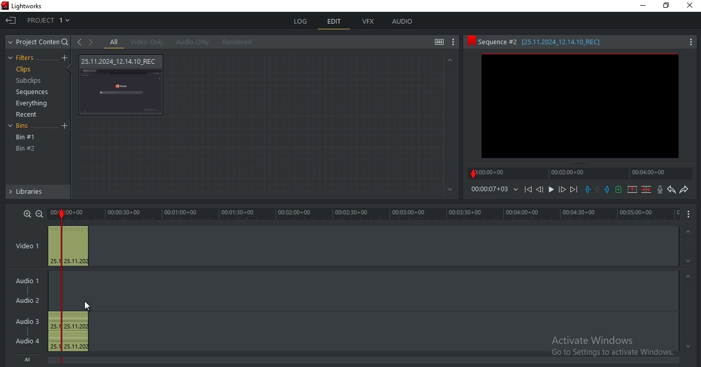 The height and width of the screenshot is (367, 701). I want to click on go to previous viewed clip, so click(79, 42).